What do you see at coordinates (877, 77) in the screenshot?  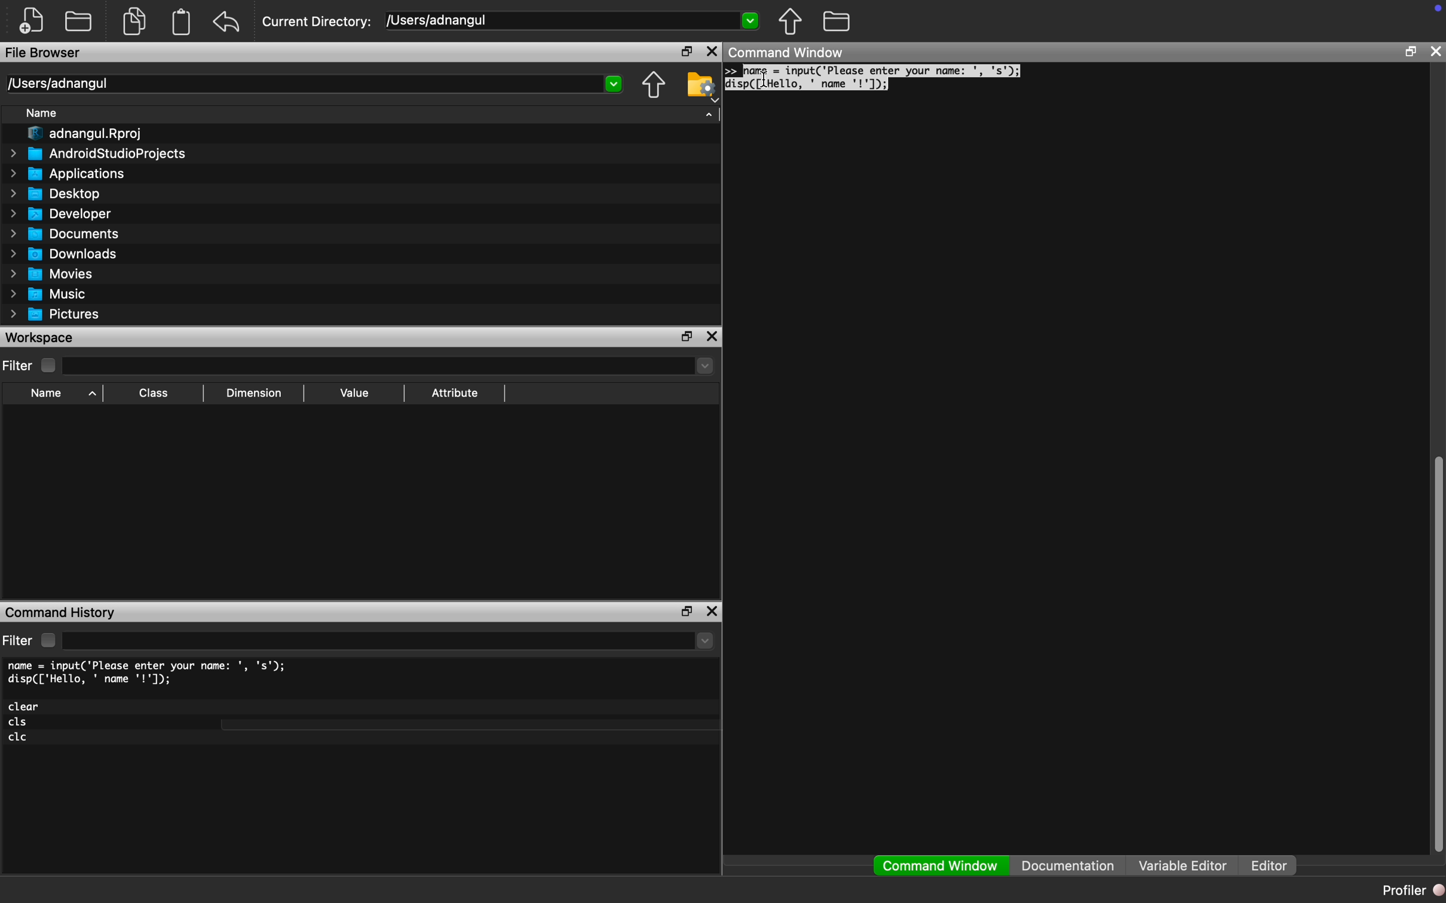 I see `yao = input('Please enter your name: ', ipl
en ([lHello. "name '!'1):` at bounding box center [877, 77].